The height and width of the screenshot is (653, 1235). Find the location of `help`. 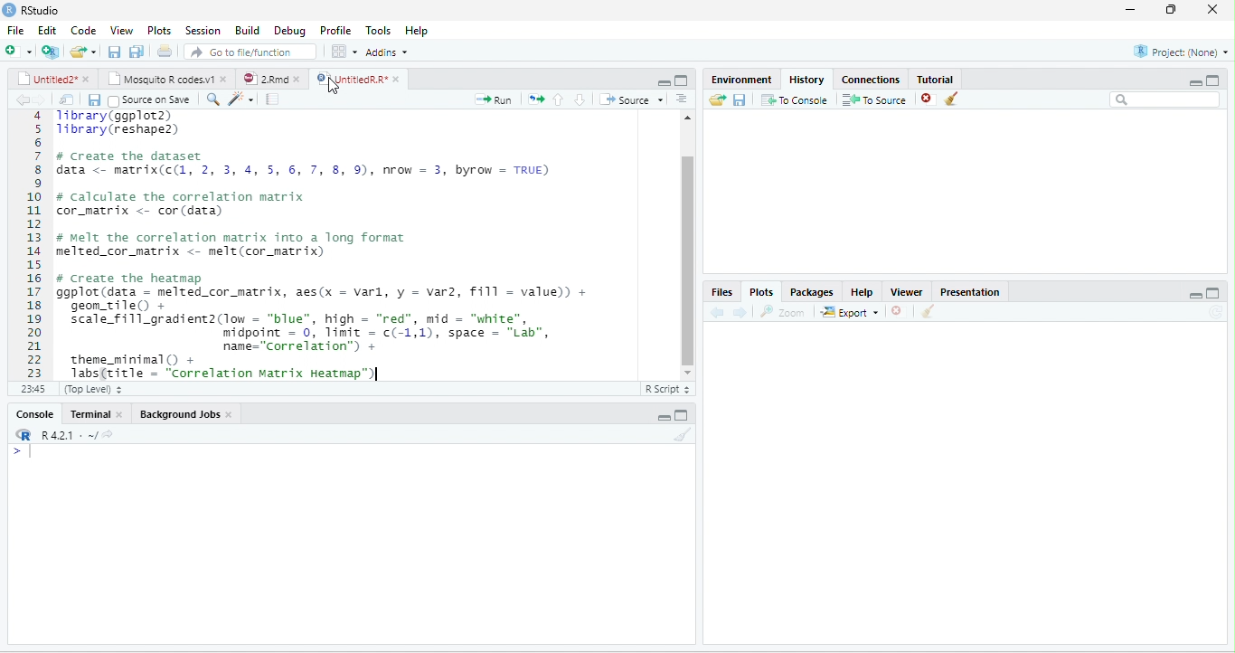

help is located at coordinates (860, 291).